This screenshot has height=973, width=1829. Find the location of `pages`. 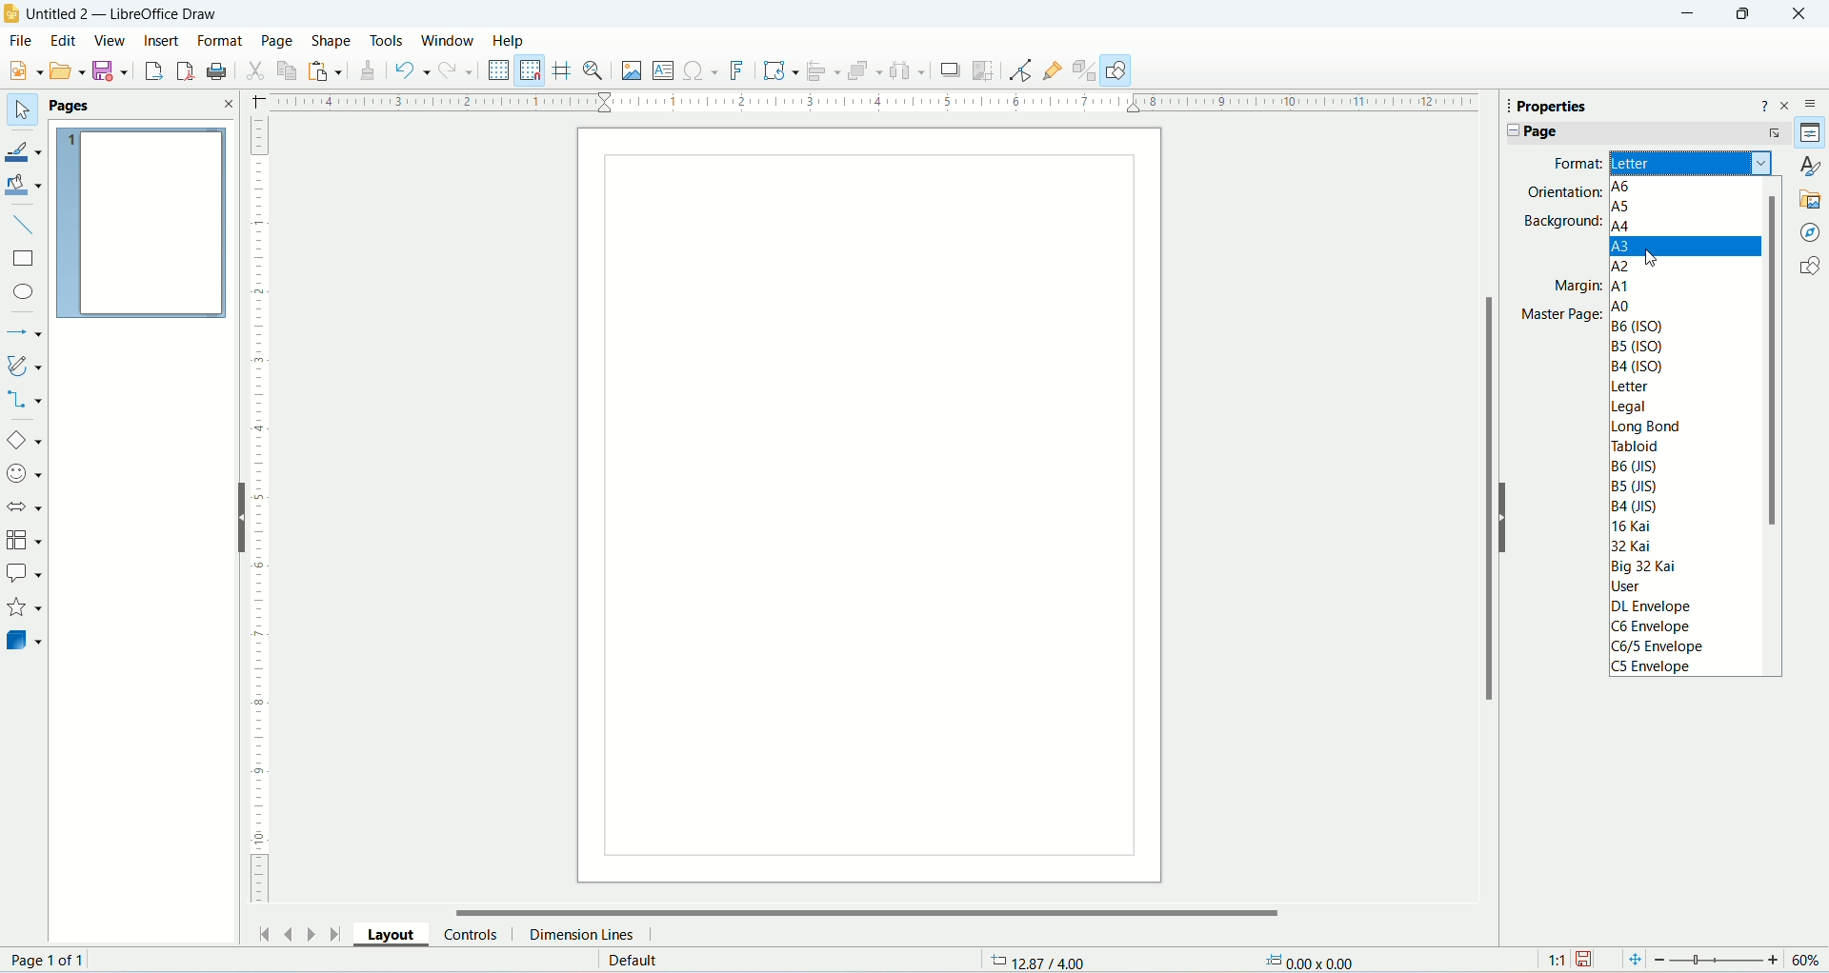

pages is located at coordinates (94, 105).